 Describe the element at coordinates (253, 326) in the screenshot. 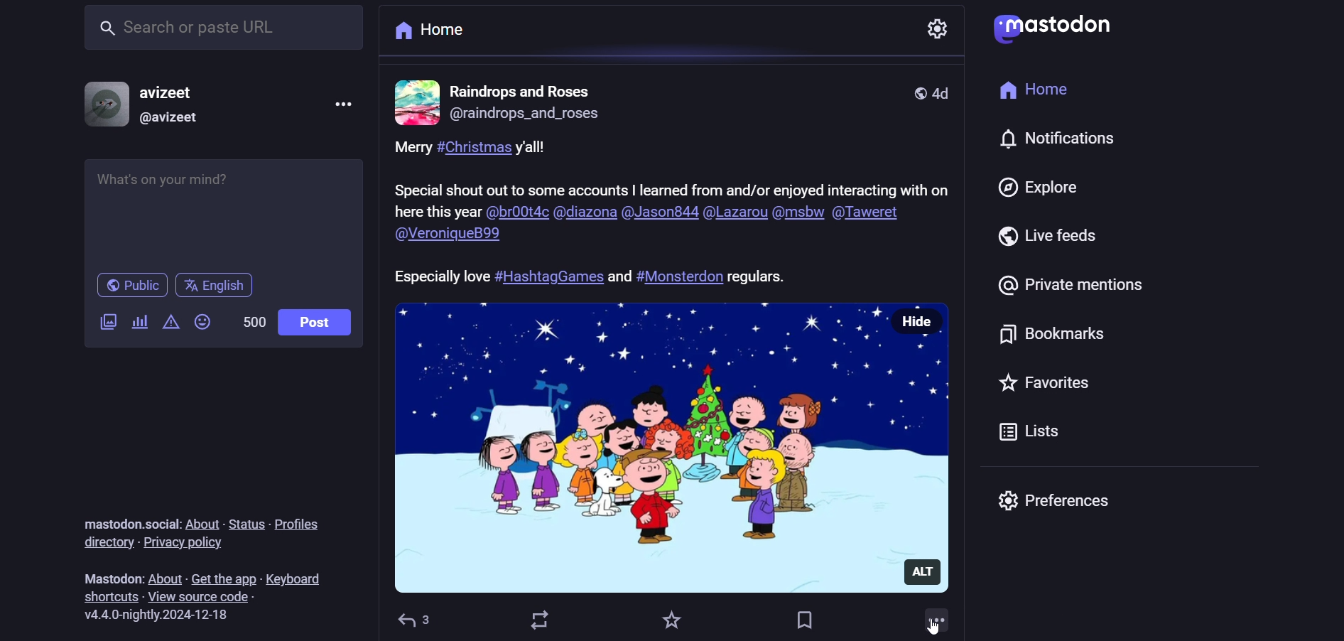

I see `word limit ` at that location.